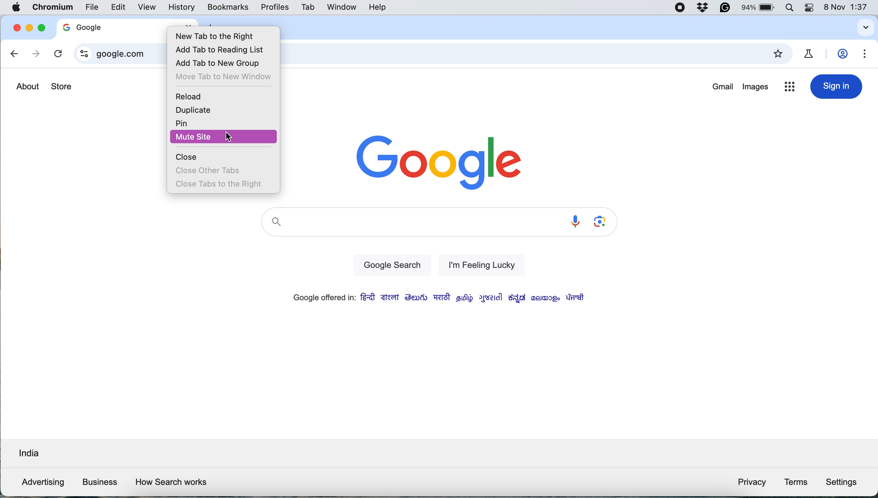 The height and width of the screenshot is (498, 878). What do you see at coordinates (223, 63) in the screenshot?
I see `add tab to new group` at bounding box center [223, 63].